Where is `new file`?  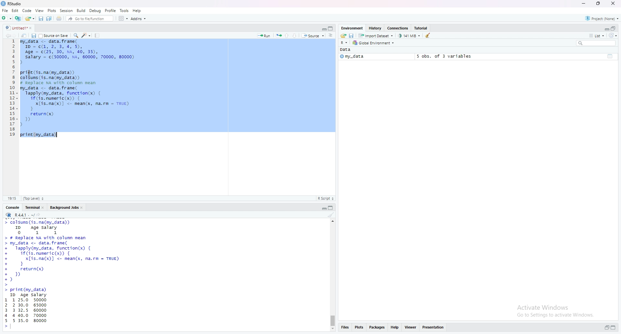
new file is located at coordinates (7, 18).